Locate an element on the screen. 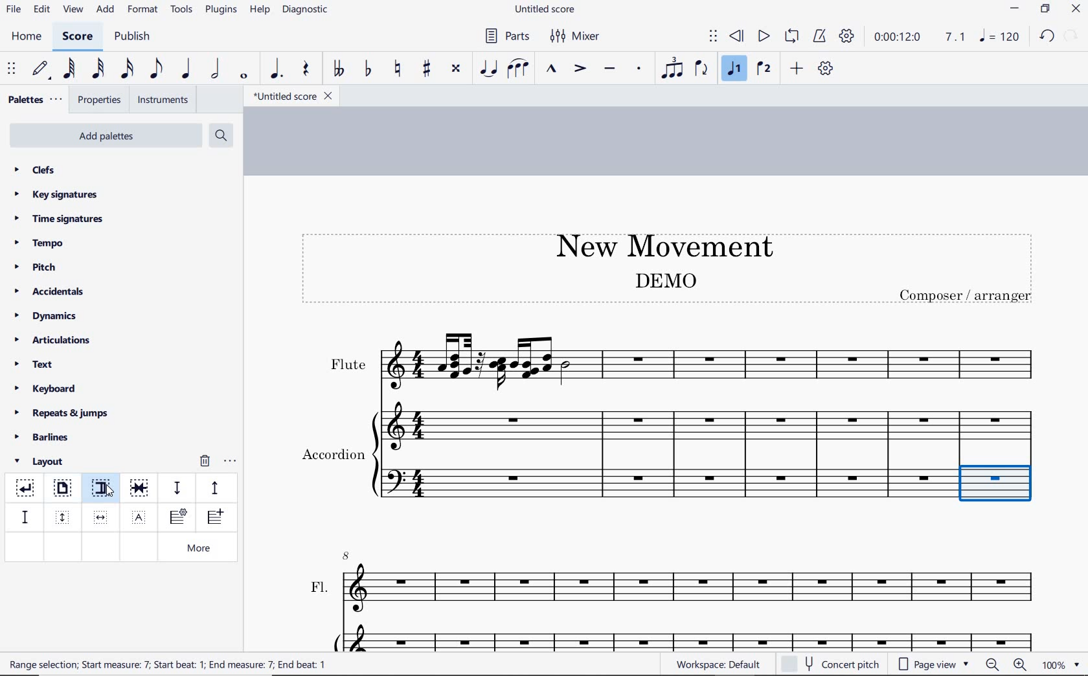 The image size is (1088, 676). voice 2 is located at coordinates (764, 69).